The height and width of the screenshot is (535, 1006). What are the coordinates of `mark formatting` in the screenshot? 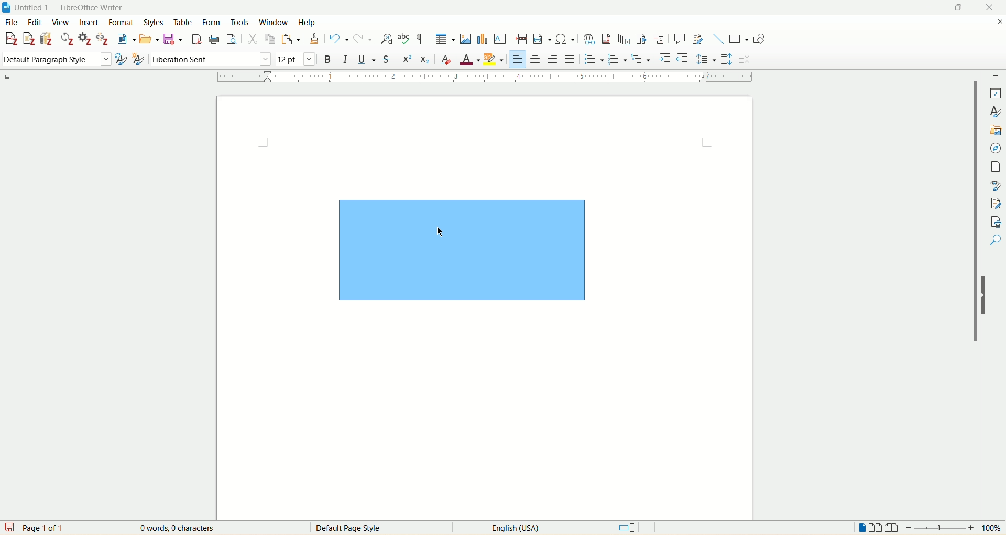 It's located at (423, 40).